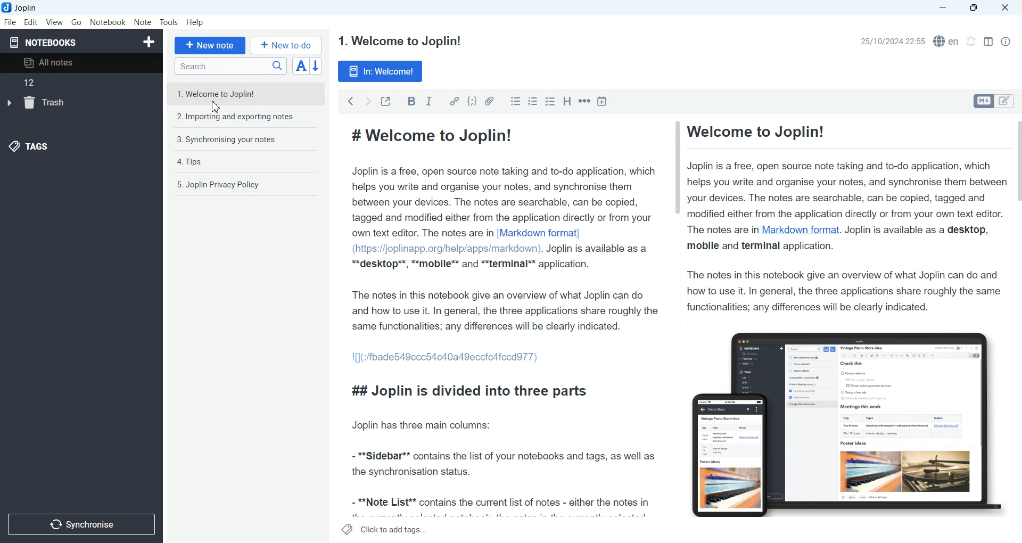 The image size is (1022, 543). Describe the element at coordinates (515, 101) in the screenshot. I see `Bulleted list` at that location.